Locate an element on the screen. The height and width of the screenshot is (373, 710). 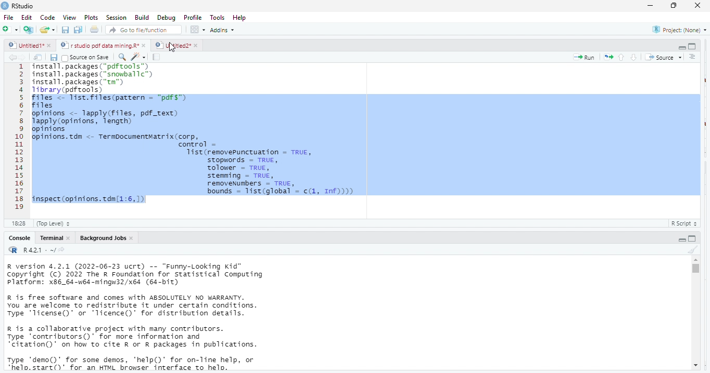
rs studio is located at coordinates (14, 250).